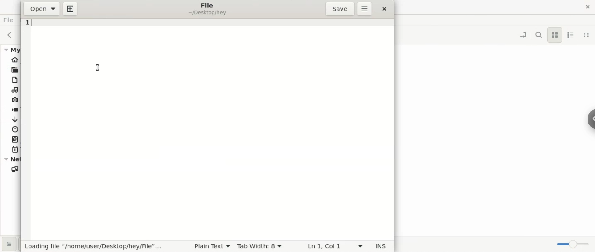 The height and width of the screenshot is (252, 595). What do you see at coordinates (386, 8) in the screenshot?
I see `close` at bounding box center [386, 8].